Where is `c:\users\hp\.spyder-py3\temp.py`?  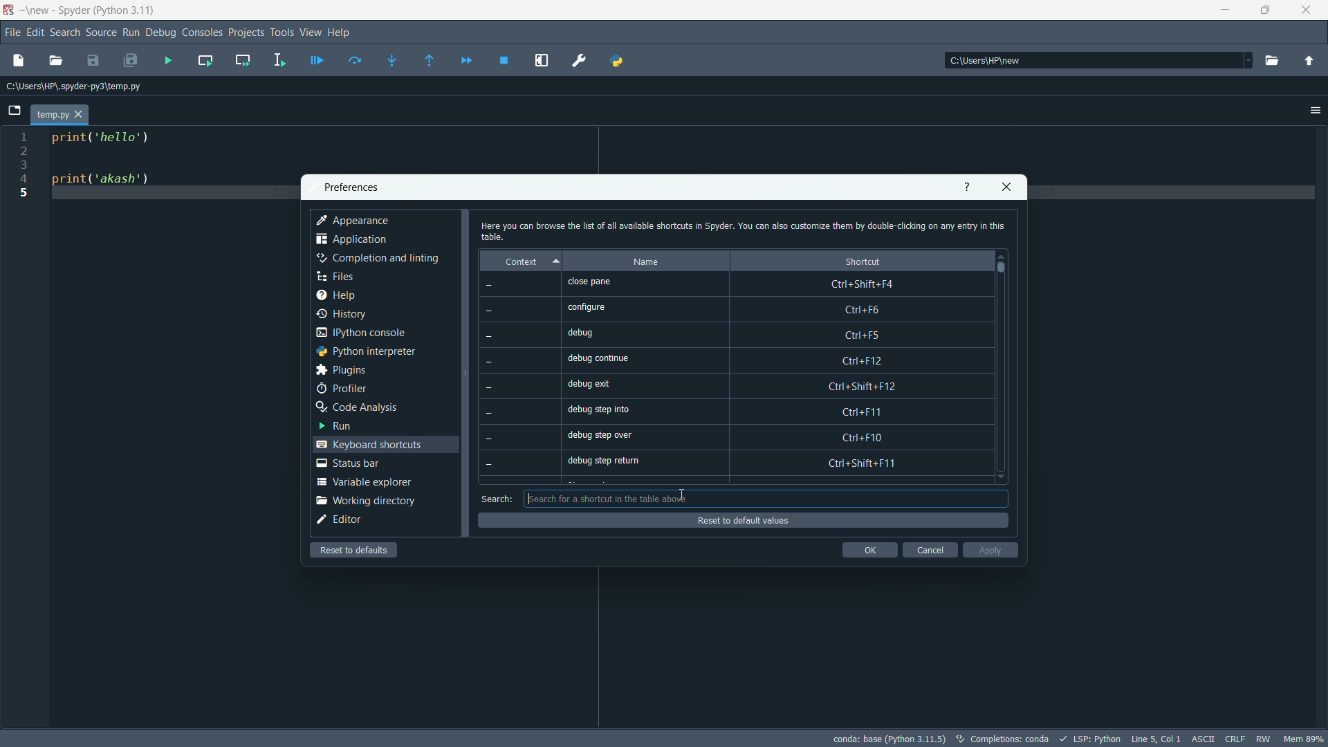 c:\users\hp\.spyder-py3\temp.py is located at coordinates (80, 86).